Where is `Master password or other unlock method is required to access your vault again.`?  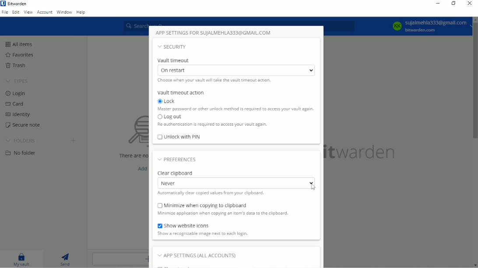
Master password or other unlock method is required to access your vault again. is located at coordinates (236, 109).